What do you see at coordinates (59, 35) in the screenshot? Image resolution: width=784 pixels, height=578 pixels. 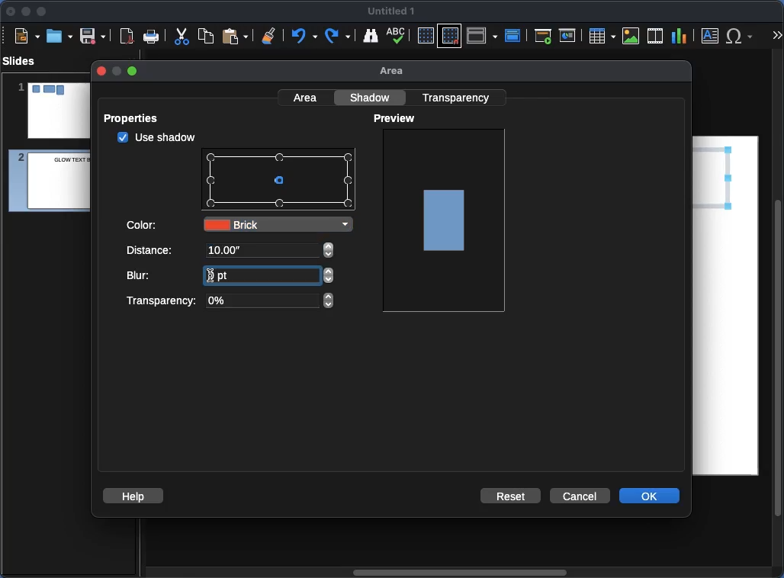 I see `Ope` at bounding box center [59, 35].